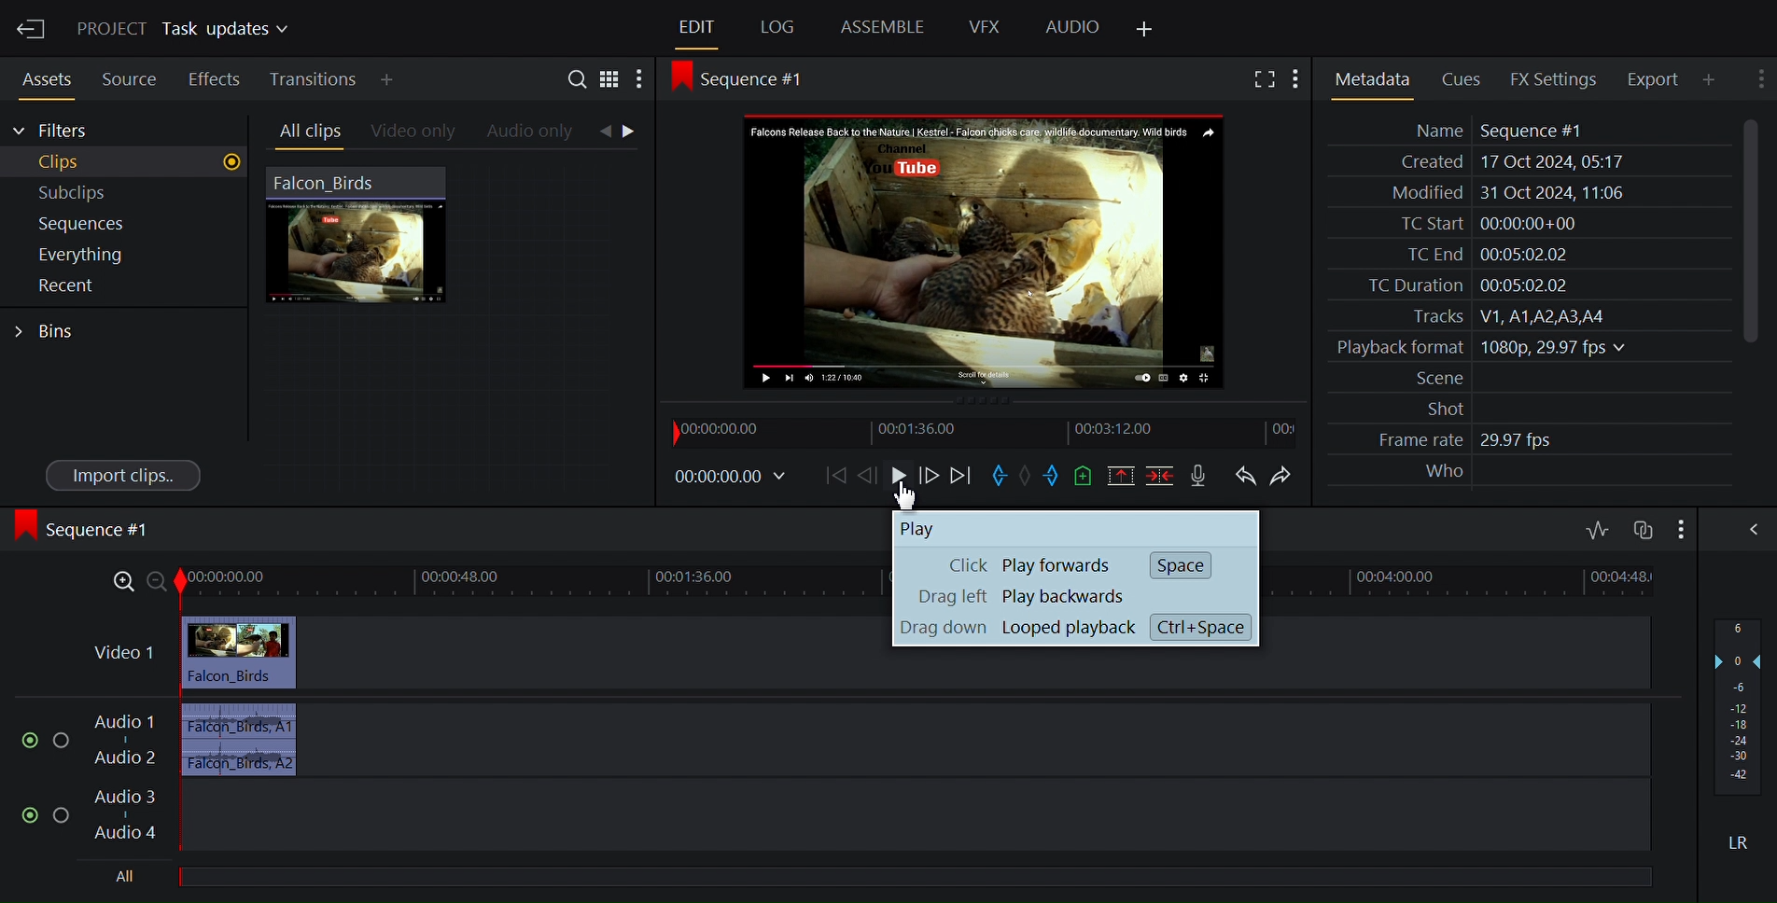 This screenshot has height=903, width=1777. Describe the element at coordinates (1551, 78) in the screenshot. I see `FX Settings` at that location.